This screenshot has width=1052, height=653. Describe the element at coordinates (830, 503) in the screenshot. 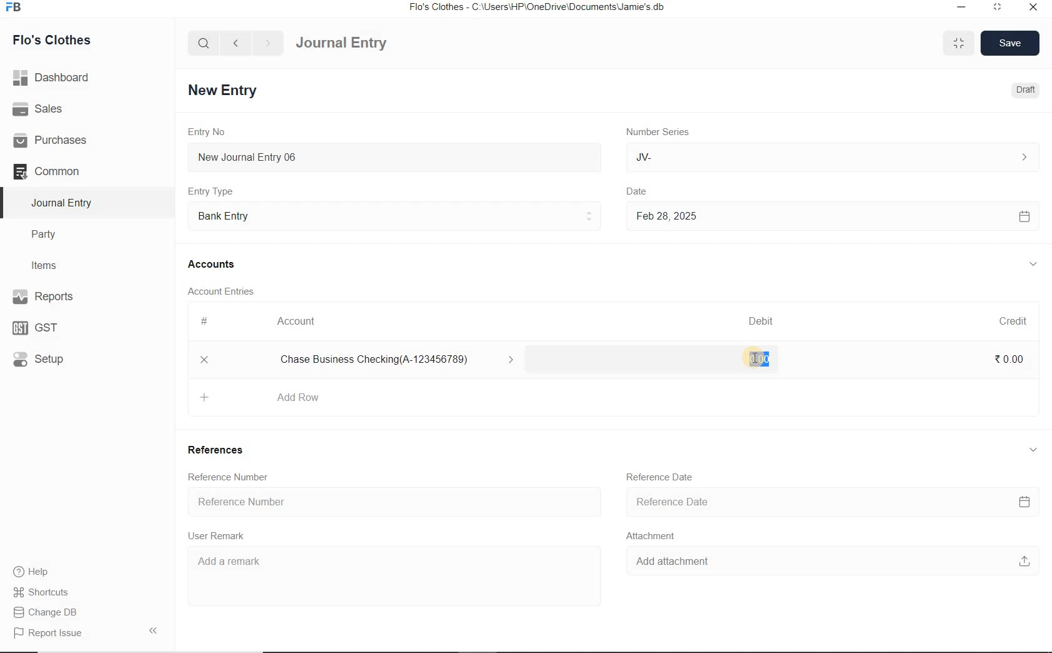

I see `Reference Date` at that location.